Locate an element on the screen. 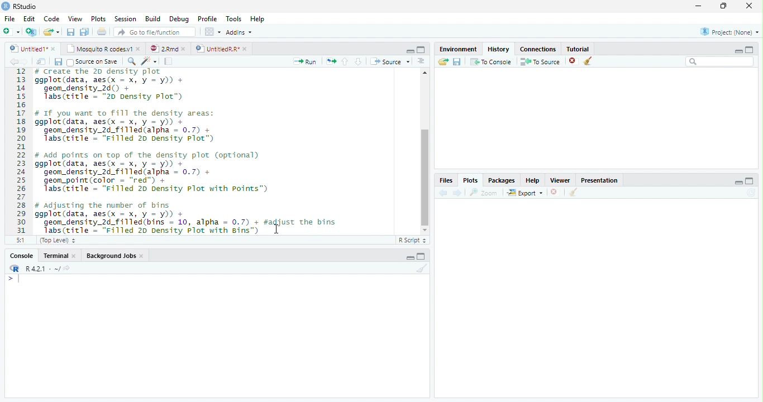 This screenshot has width=763, height=402. Refresh is located at coordinates (753, 193).